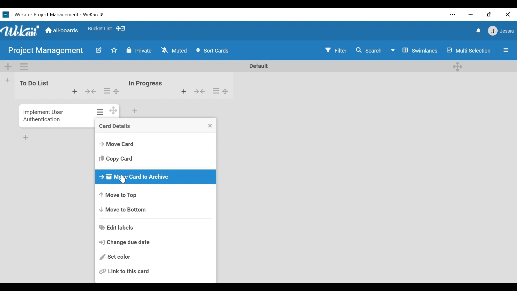  I want to click on Card, so click(43, 115).